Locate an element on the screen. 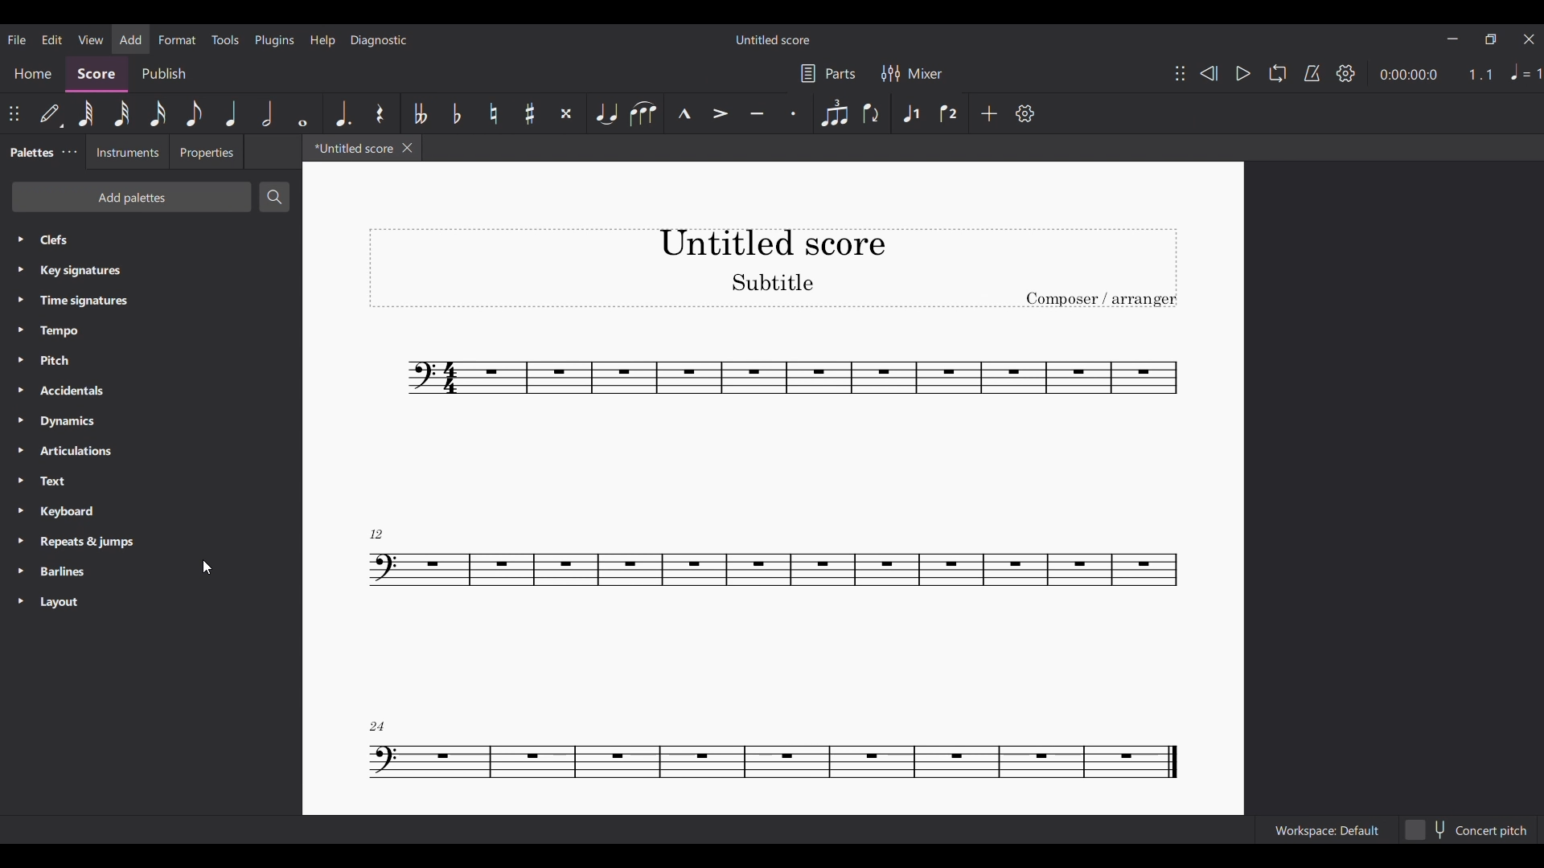 This screenshot has height=868, width=1544. Add palettes is located at coordinates (141, 199).